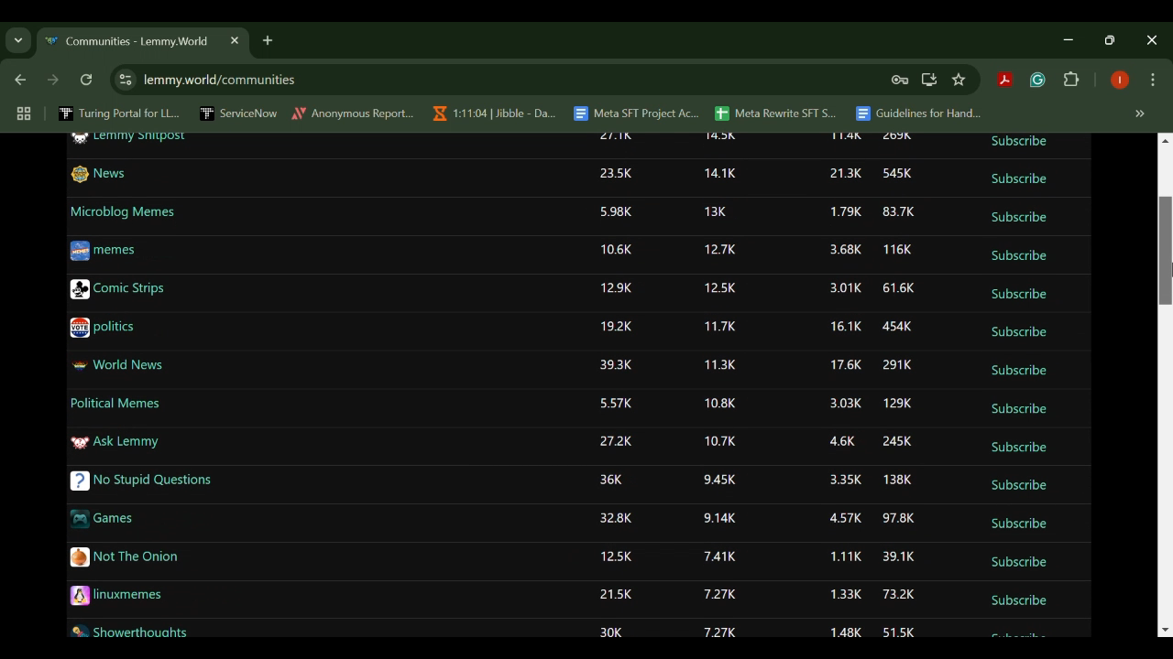 The image size is (1173, 659). I want to click on 21.3K, so click(844, 173).